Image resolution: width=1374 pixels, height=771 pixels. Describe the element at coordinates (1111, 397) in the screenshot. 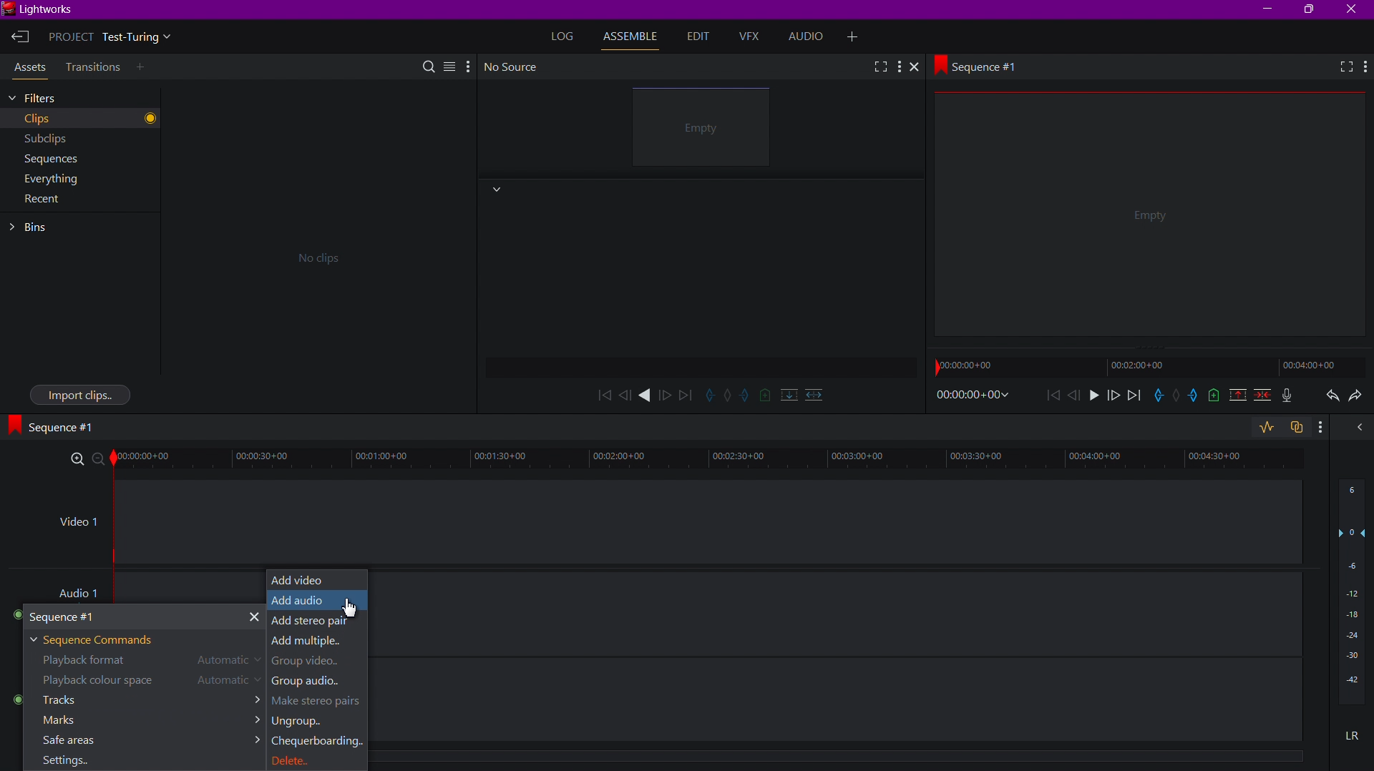

I see `front` at that location.